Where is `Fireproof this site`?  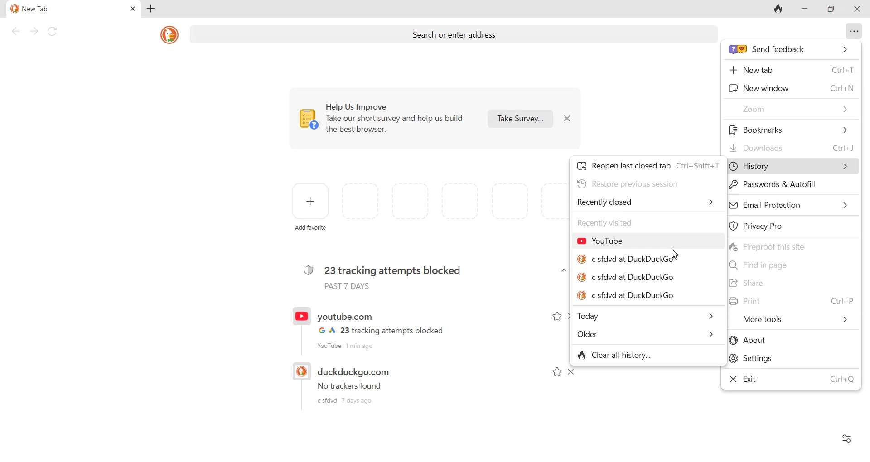 Fireproof this site is located at coordinates (792, 246).